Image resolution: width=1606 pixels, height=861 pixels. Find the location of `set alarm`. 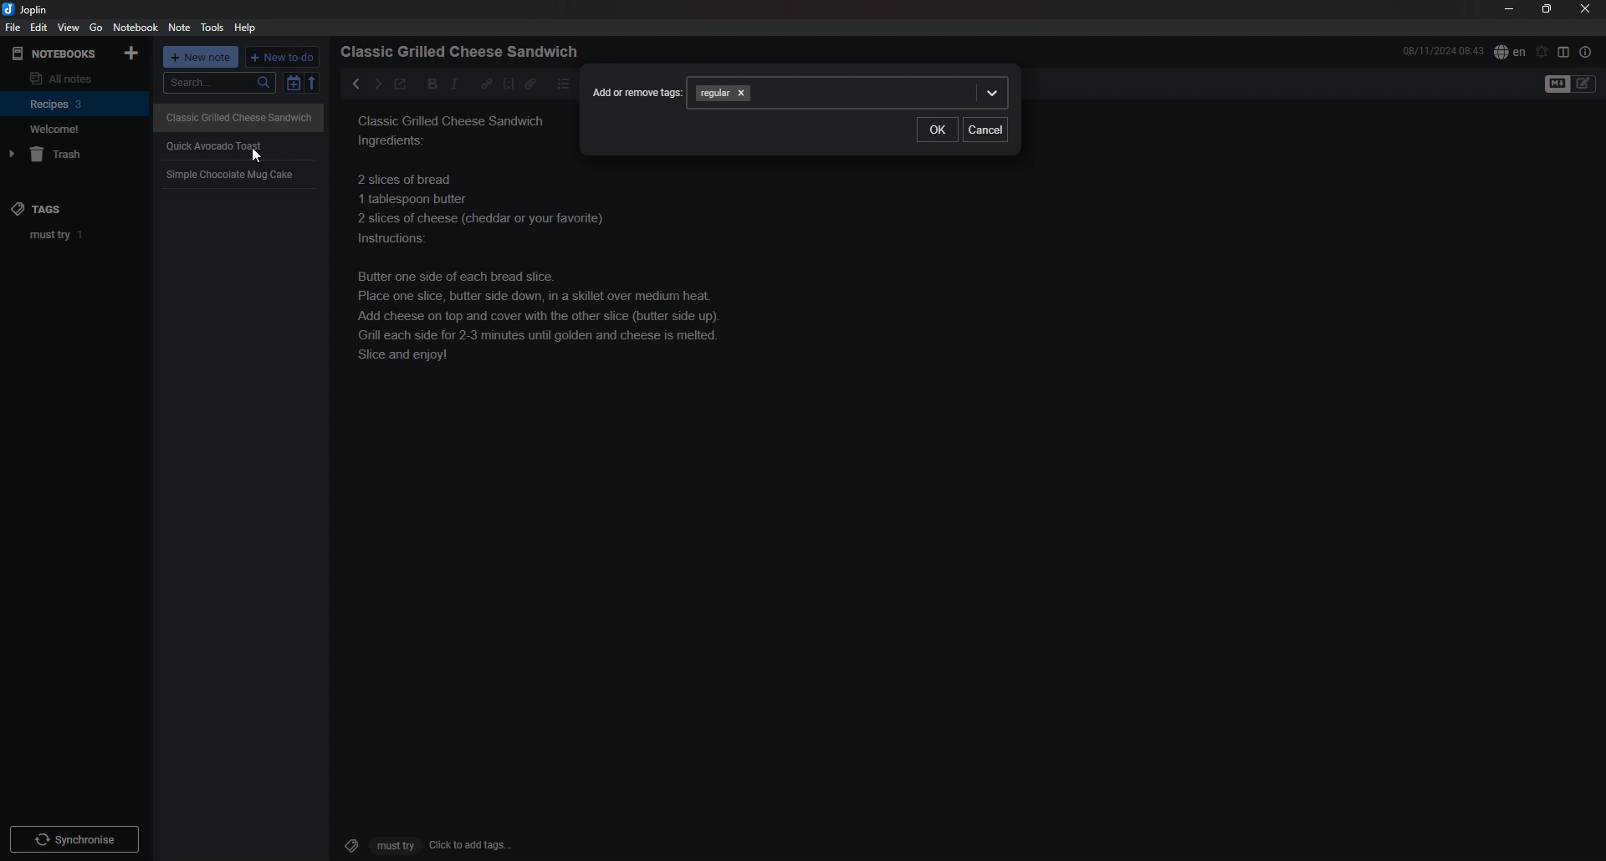

set alarm is located at coordinates (1542, 51).